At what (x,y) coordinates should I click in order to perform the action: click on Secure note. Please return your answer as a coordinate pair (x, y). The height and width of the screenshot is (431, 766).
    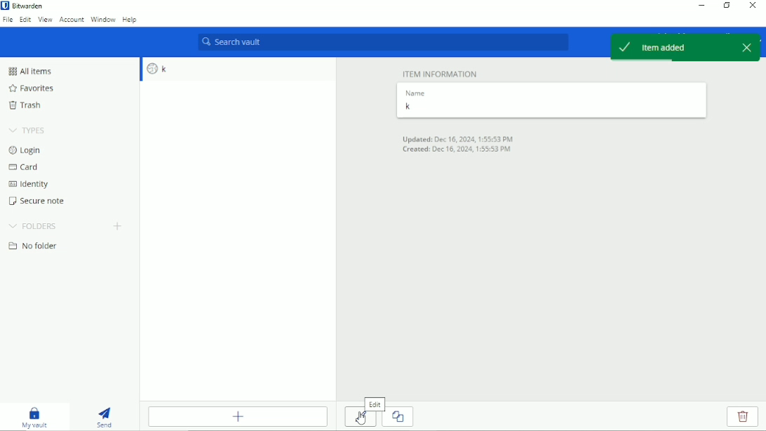
    Looking at the image, I should click on (35, 201).